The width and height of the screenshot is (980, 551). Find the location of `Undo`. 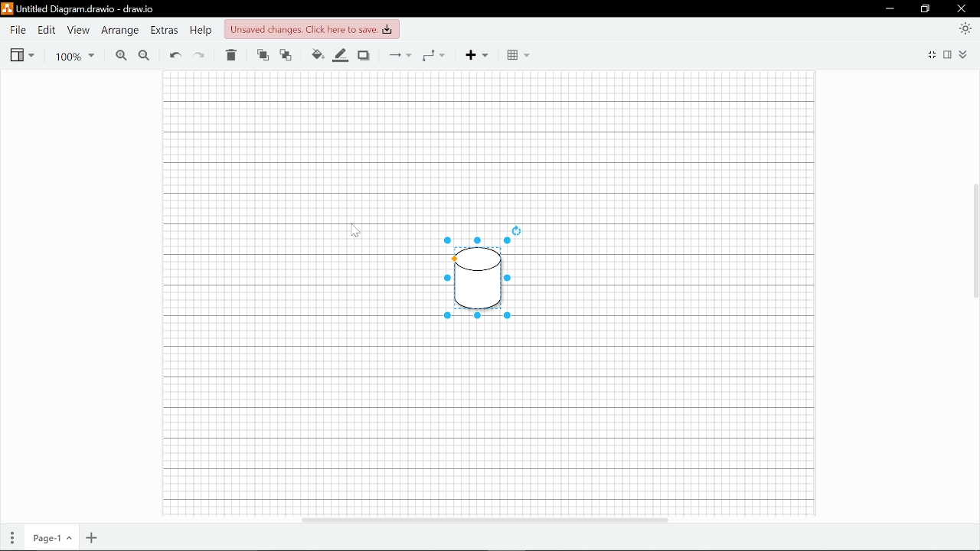

Undo is located at coordinates (175, 55).